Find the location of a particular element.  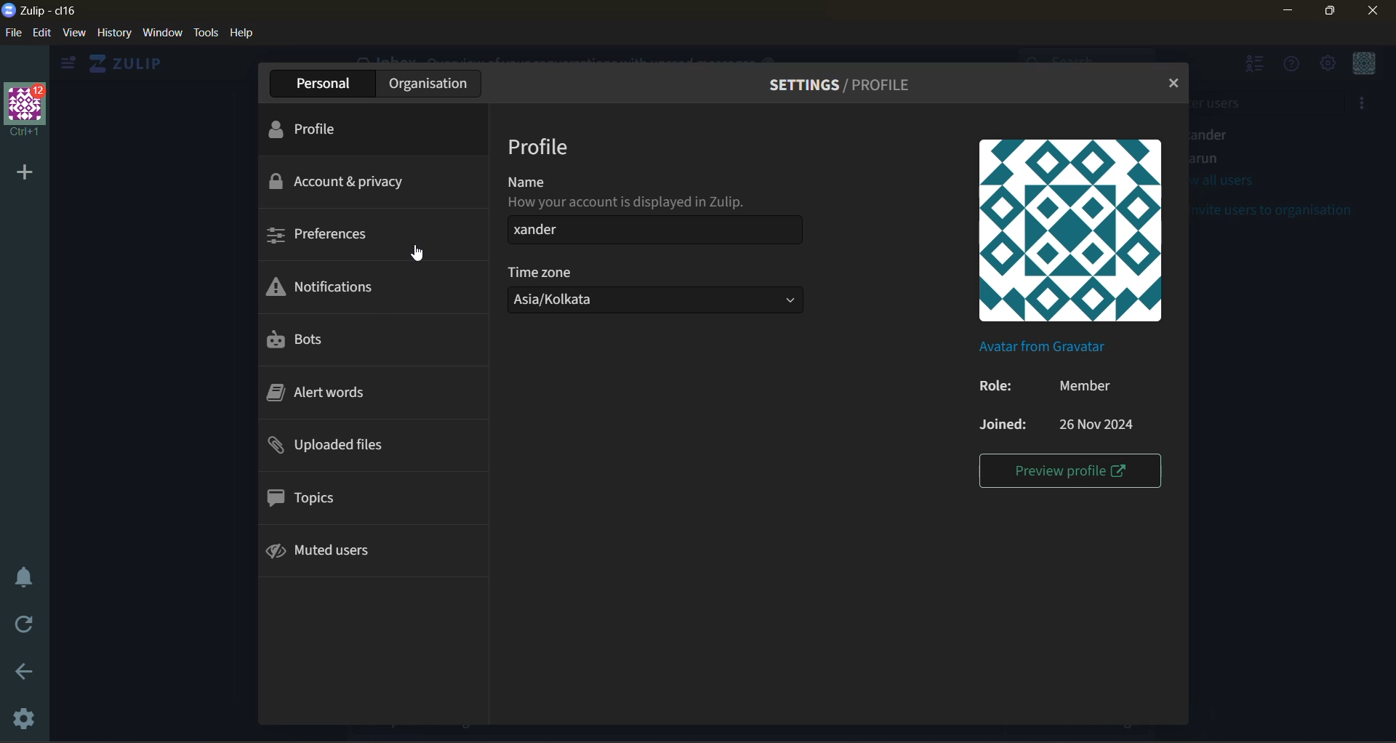

tools is located at coordinates (205, 33).